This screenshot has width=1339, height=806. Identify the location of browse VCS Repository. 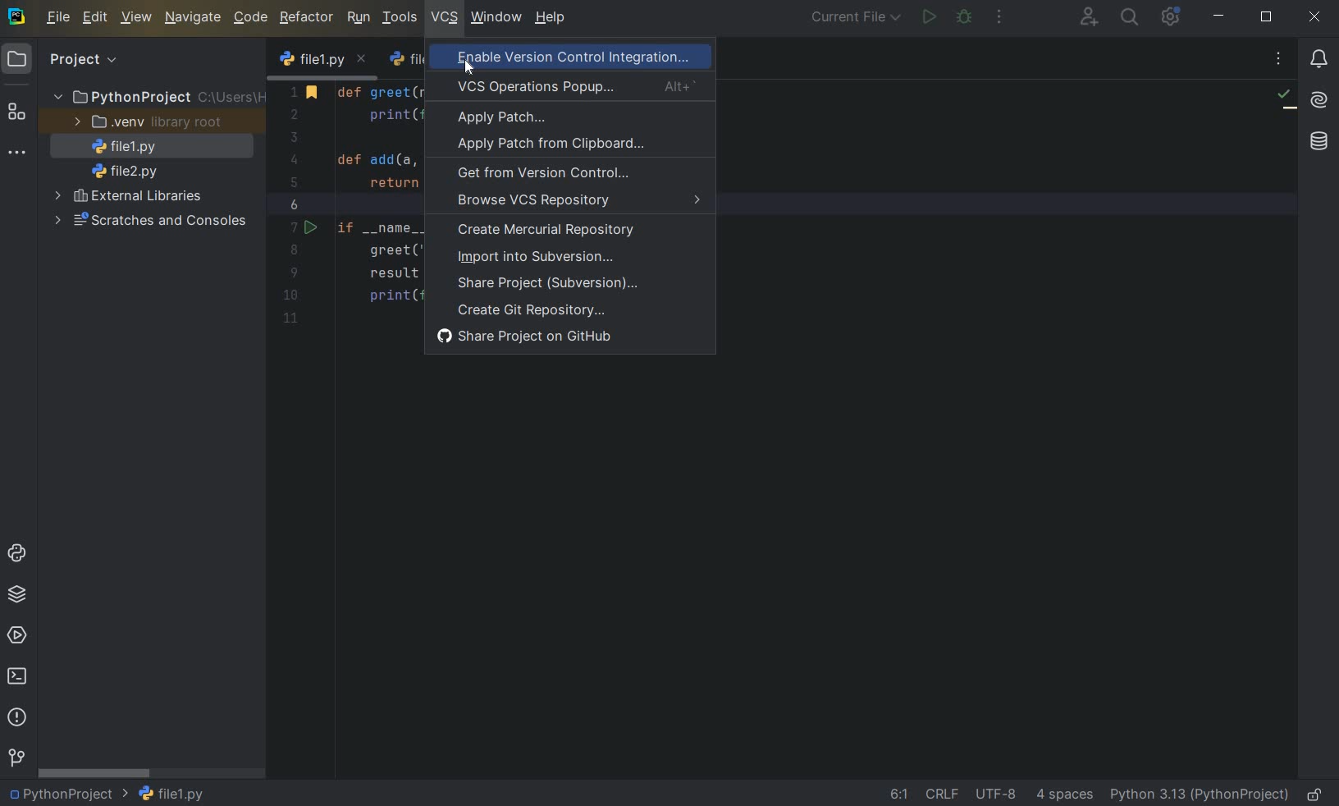
(575, 204).